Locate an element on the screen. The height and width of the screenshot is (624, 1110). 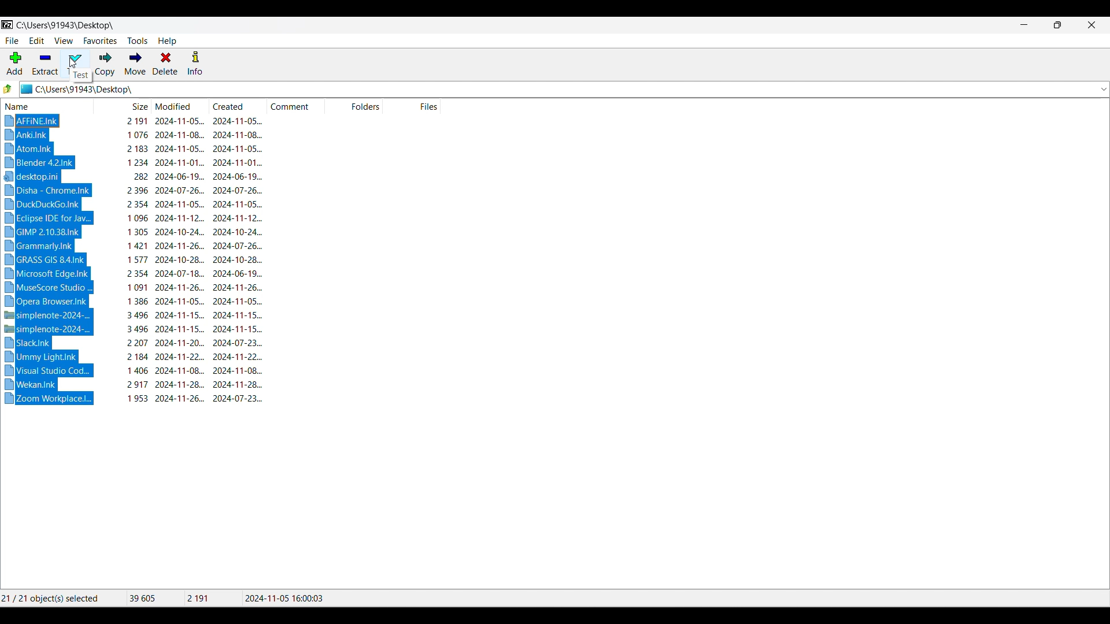
Help menu is located at coordinates (167, 42).